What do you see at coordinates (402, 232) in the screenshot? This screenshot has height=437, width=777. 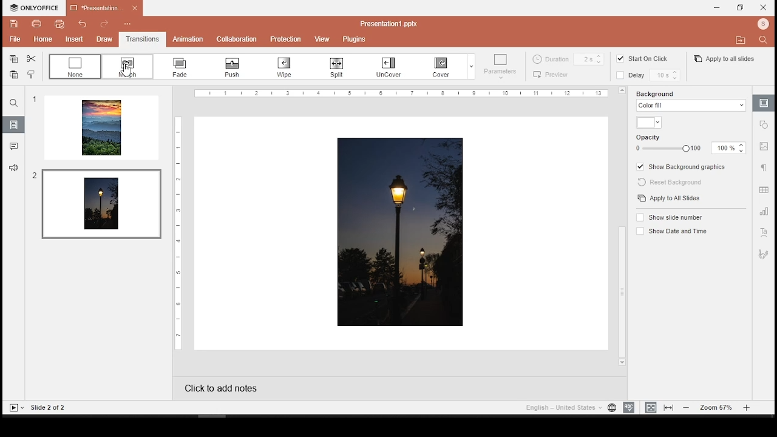 I see `image` at bounding box center [402, 232].